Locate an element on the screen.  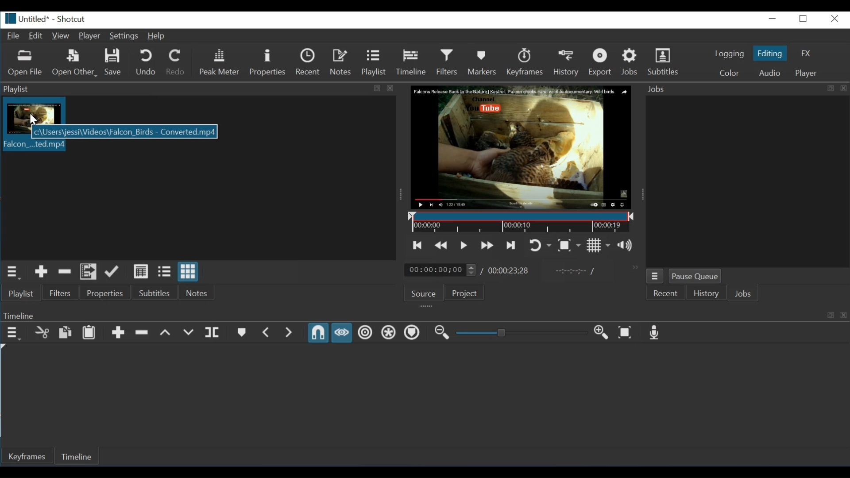
Timeline is located at coordinates (411, 62).